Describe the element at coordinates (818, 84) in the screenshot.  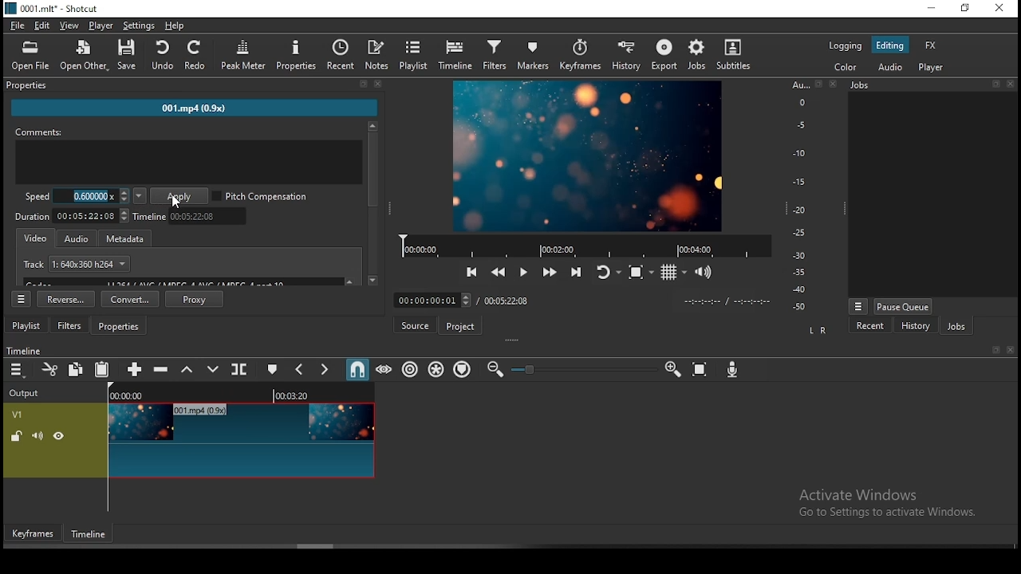
I see `Detach` at that location.